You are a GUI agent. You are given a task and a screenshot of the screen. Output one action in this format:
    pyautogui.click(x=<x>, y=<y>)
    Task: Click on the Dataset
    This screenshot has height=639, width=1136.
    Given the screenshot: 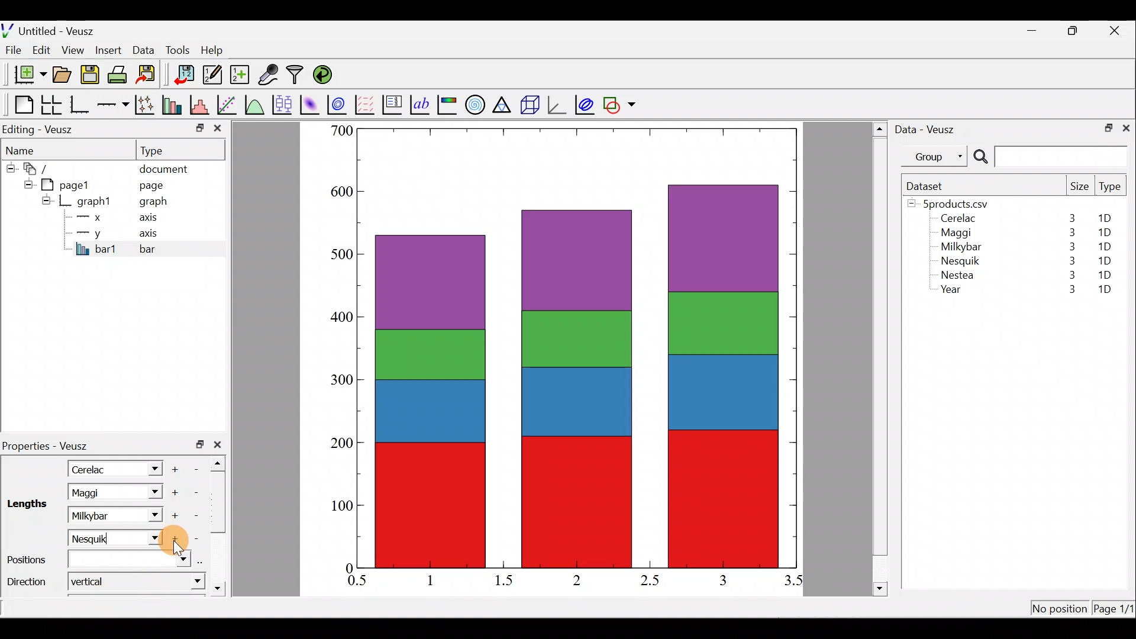 What is the action you would take?
    pyautogui.click(x=929, y=186)
    